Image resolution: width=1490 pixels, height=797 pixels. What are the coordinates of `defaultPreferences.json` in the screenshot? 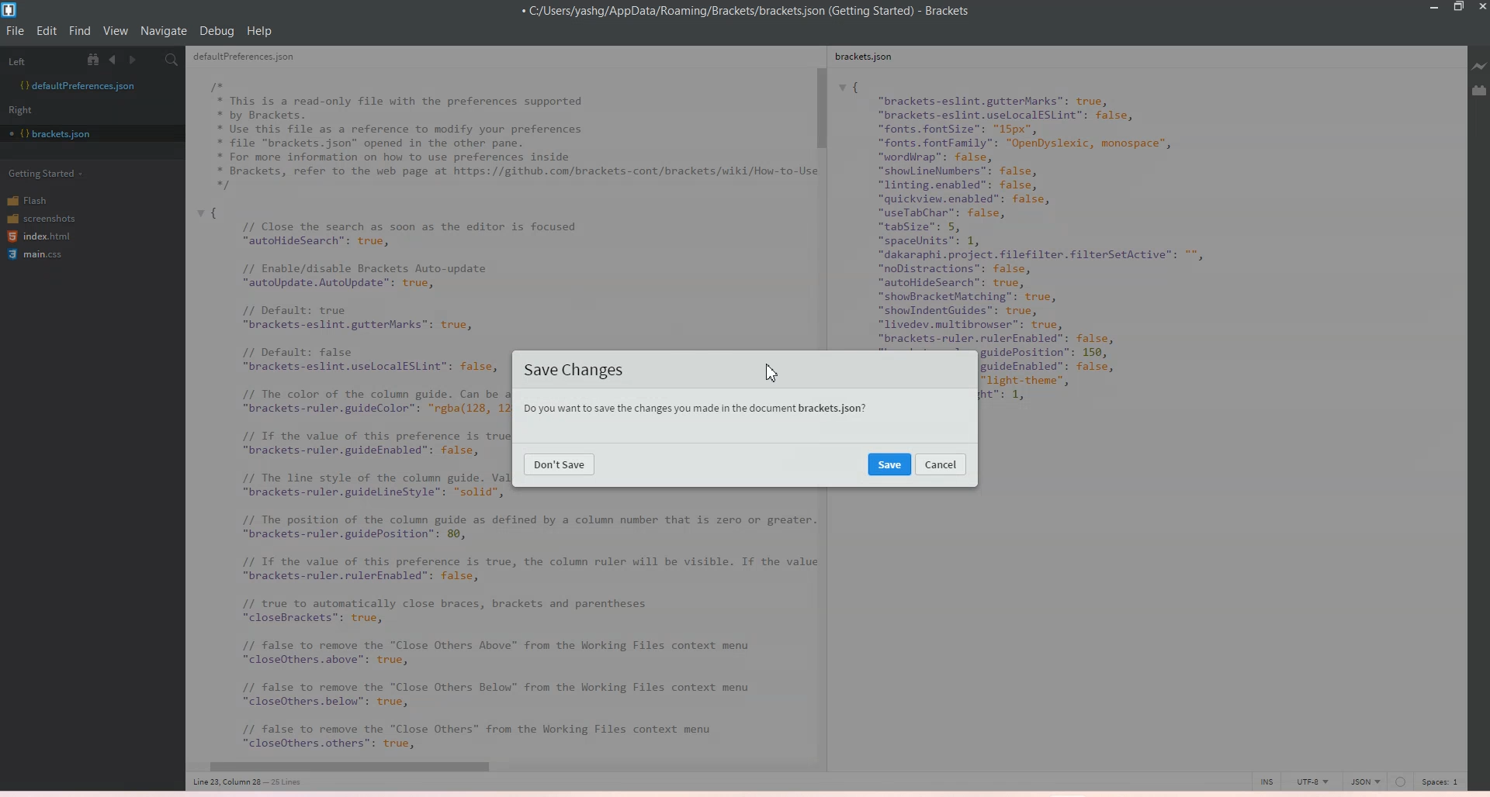 It's located at (253, 59).